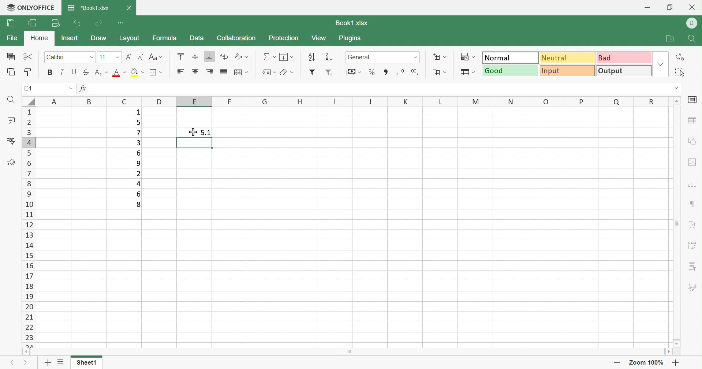  What do you see at coordinates (647, 8) in the screenshot?
I see `Minimize` at bounding box center [647, 8].